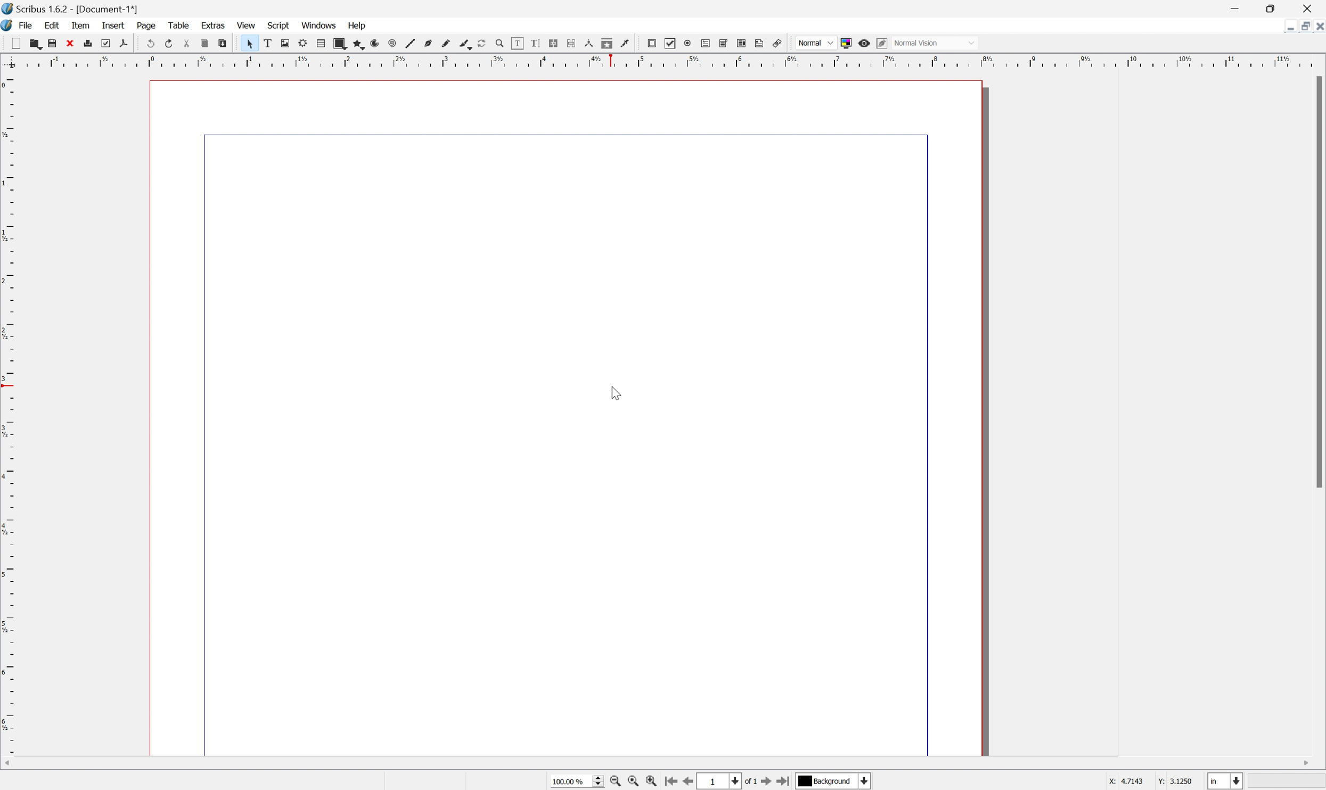 The width and height of the screenshot is (1326, 790). I want to click on Select current page, so click(727, 783).